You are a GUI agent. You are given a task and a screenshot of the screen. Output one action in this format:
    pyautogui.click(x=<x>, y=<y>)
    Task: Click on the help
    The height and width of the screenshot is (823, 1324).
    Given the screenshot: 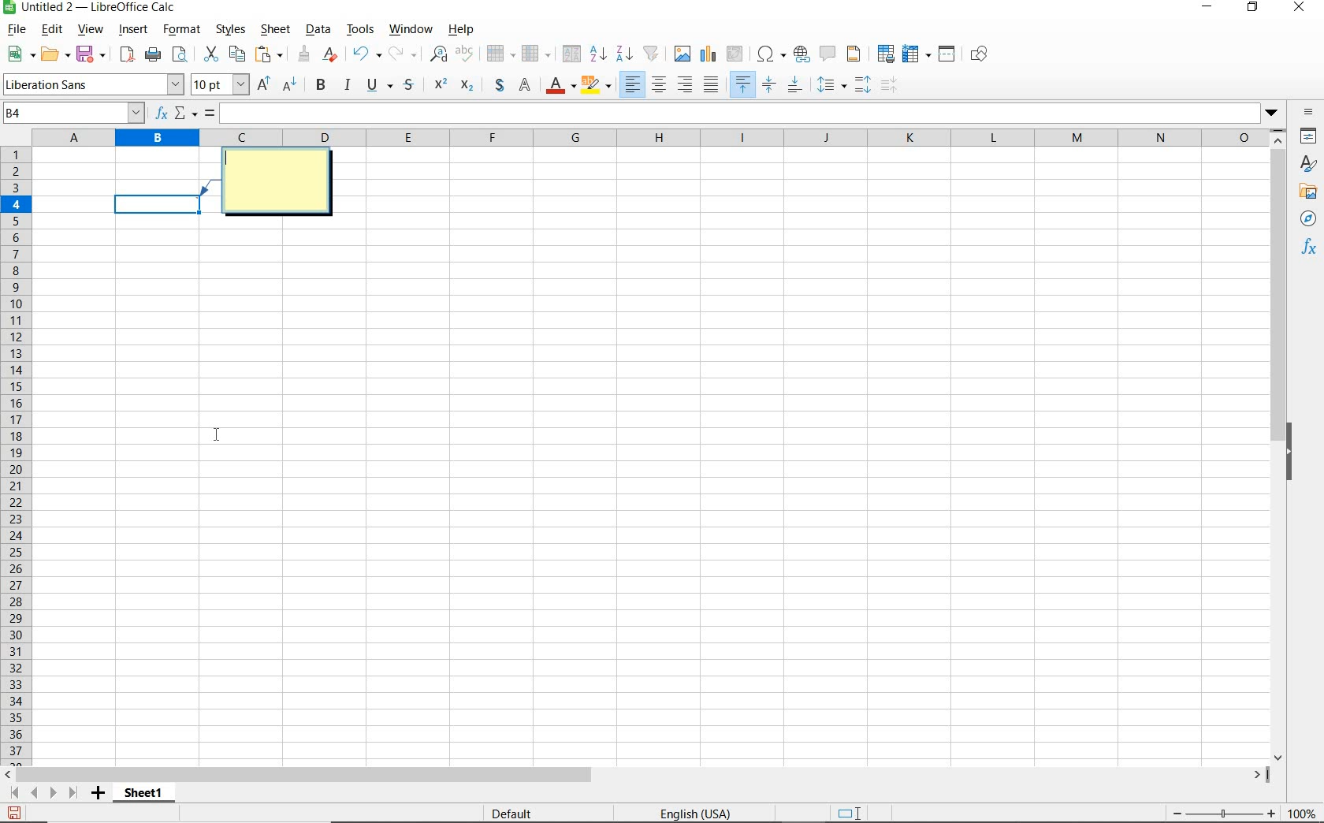 What is the action you would take?
    pyautogui.click(x=459, y=30)
    